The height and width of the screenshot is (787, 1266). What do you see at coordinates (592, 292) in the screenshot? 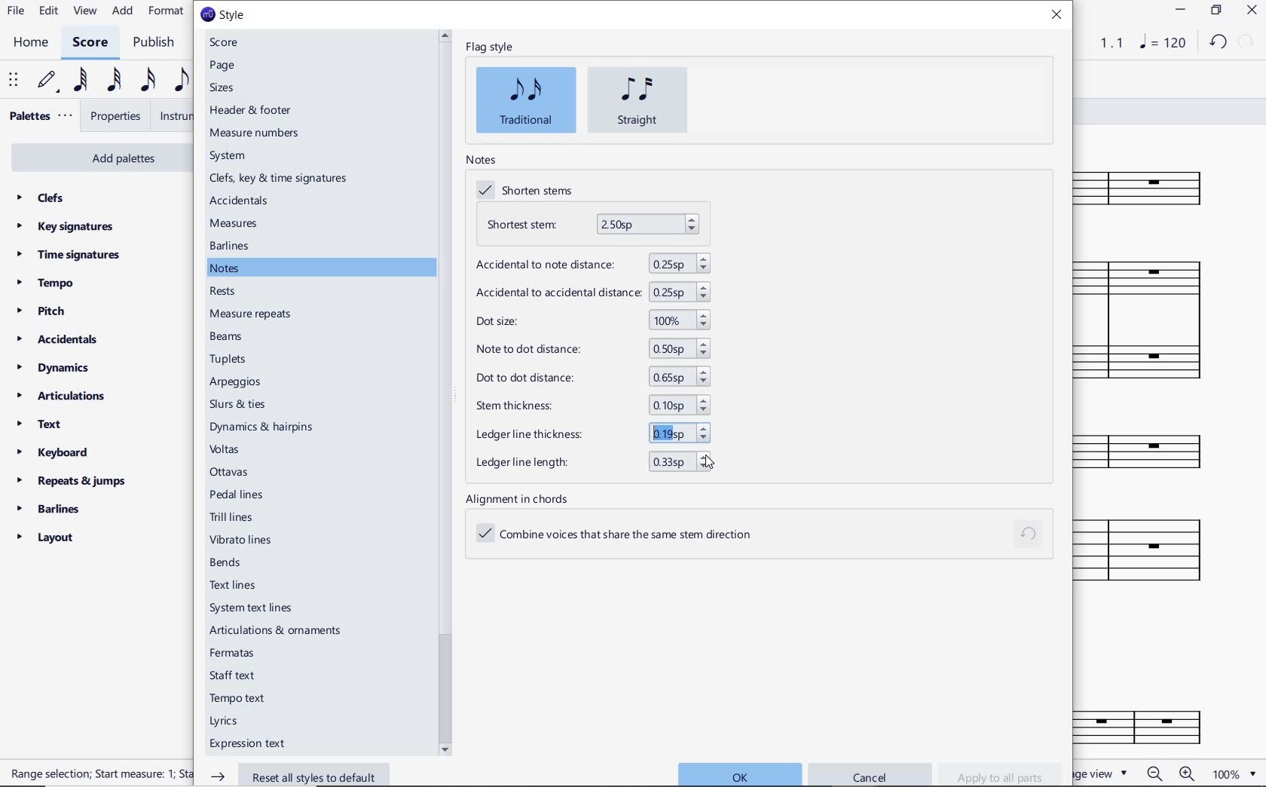
I see `accidental to accidental distance` at bounding box center [592, 292].